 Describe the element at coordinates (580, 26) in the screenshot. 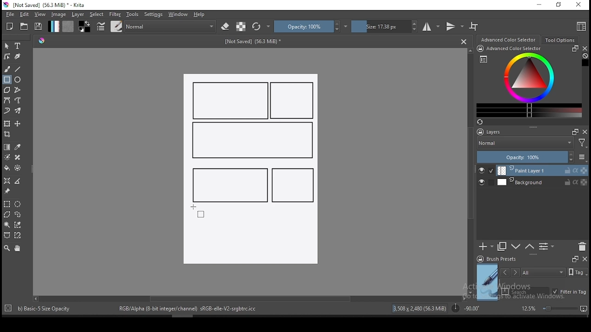

I see `choose workspace` at that location.